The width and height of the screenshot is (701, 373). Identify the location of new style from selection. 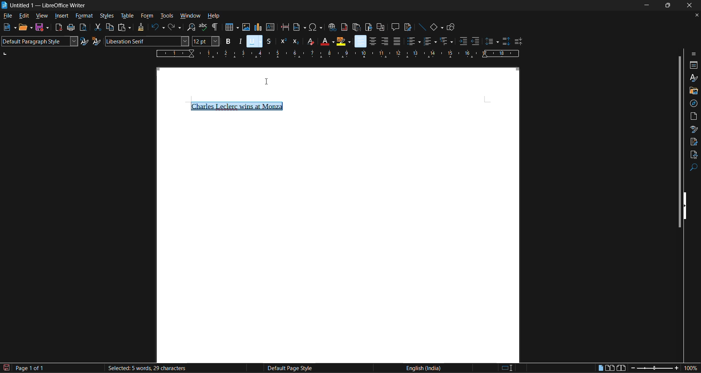
(96, 41).